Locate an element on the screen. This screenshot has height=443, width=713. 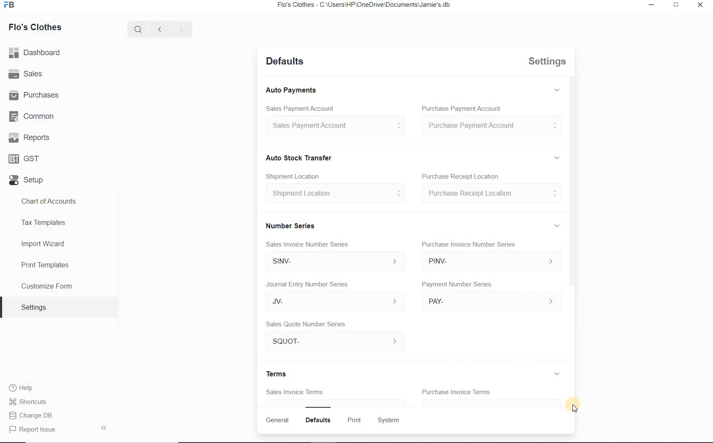
Flo's Clothes - C:\Users\HP'\OneDrive\Documents\Jamie's.db is located at coordinates (363, 5).